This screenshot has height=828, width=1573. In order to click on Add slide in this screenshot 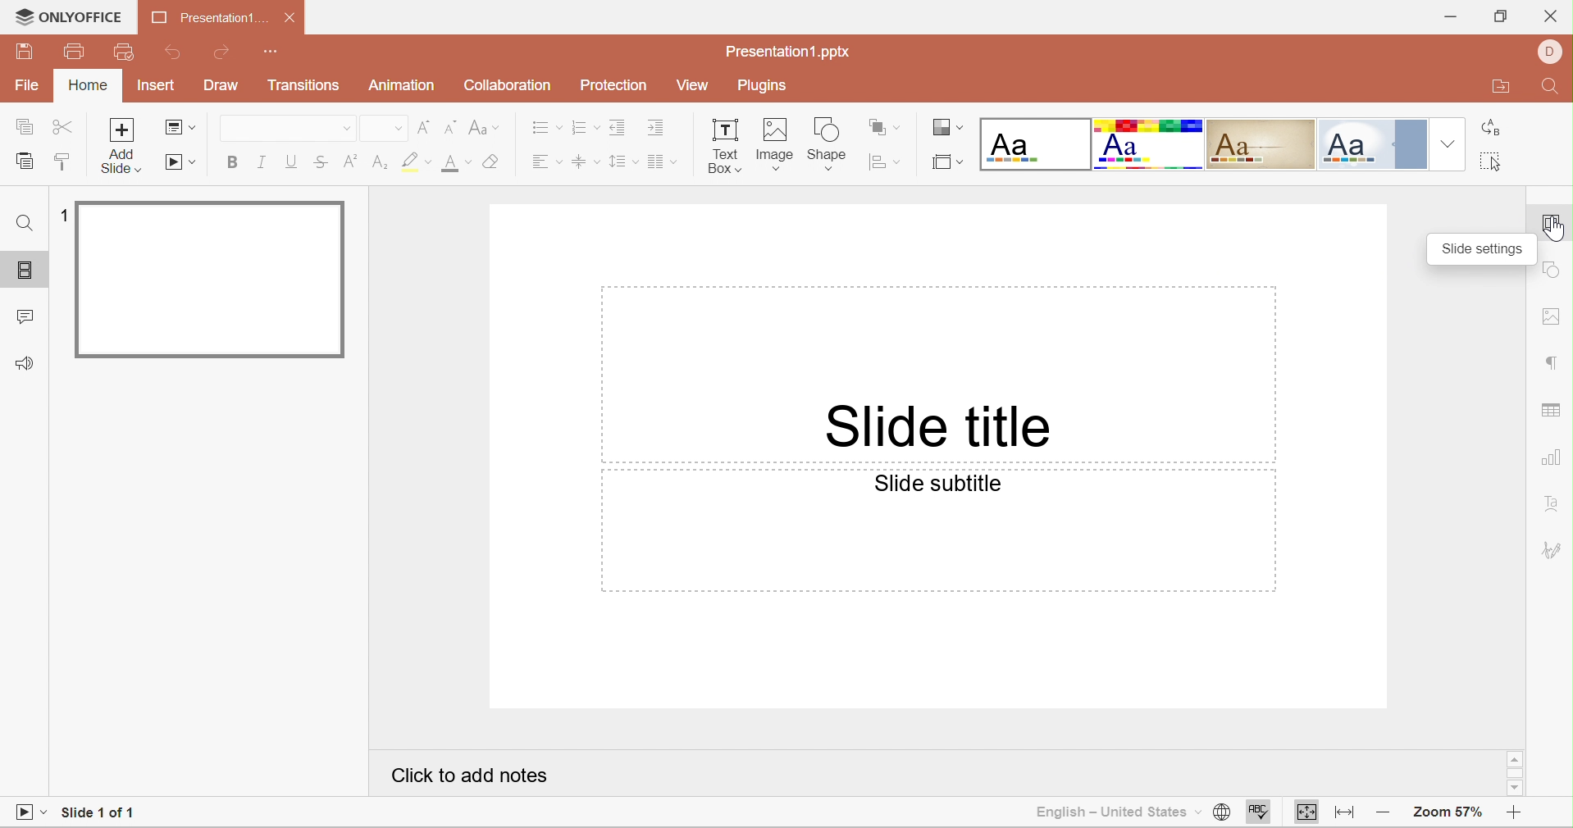, I will do `click(122, 130)`.